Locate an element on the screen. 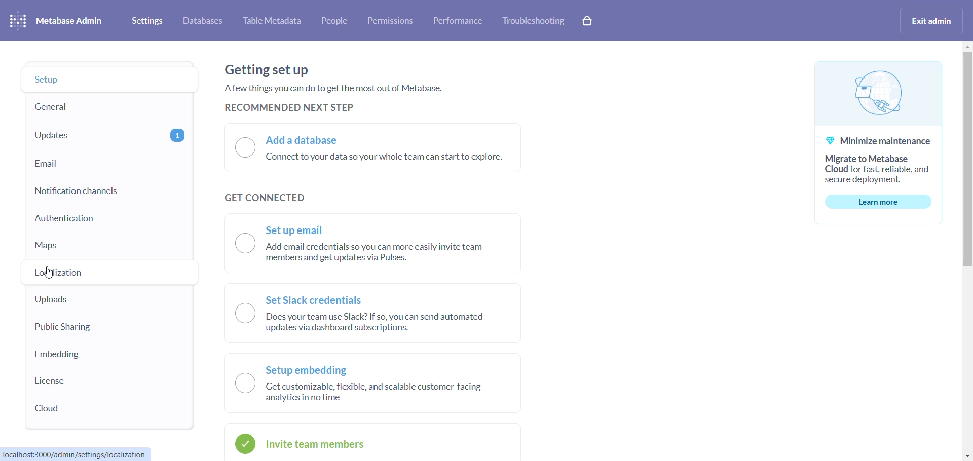 The height and width of the screenshot is (461, 973). updates is located at coordinates (106, 133).